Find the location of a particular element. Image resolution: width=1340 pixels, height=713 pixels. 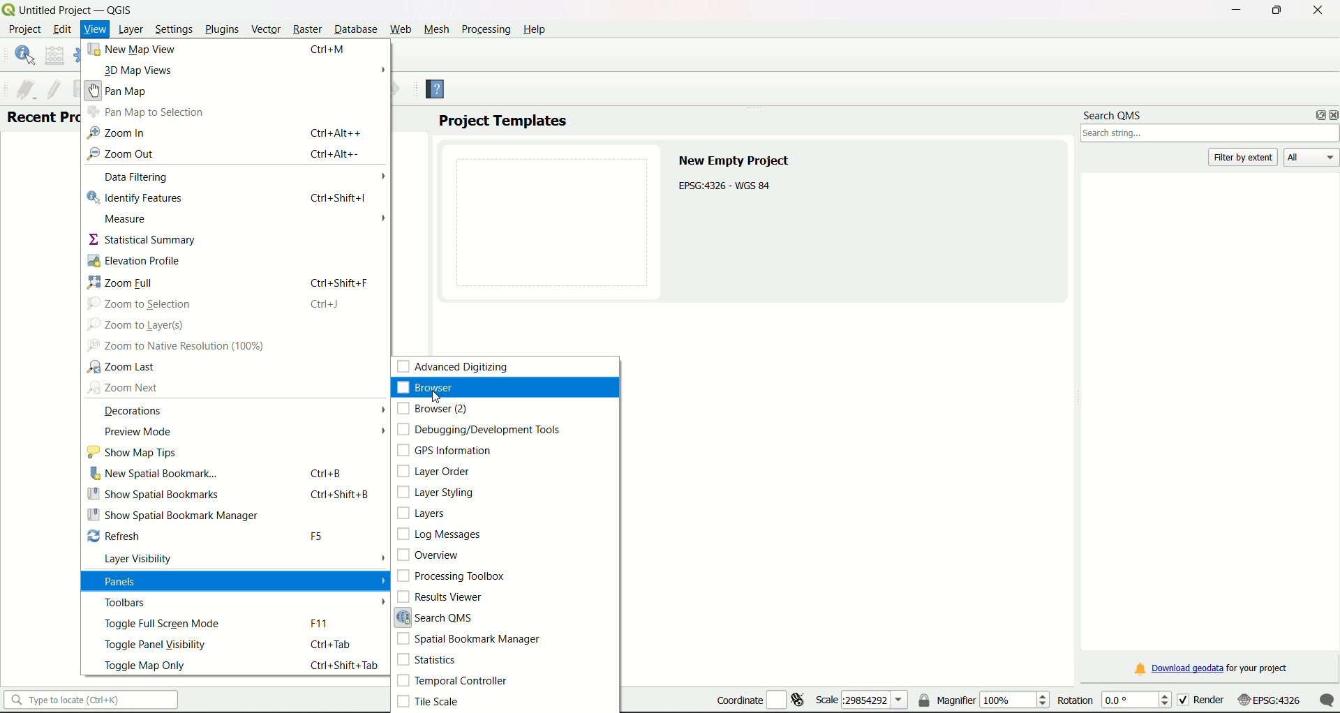

data filtering is located at coordinates (136, 178).